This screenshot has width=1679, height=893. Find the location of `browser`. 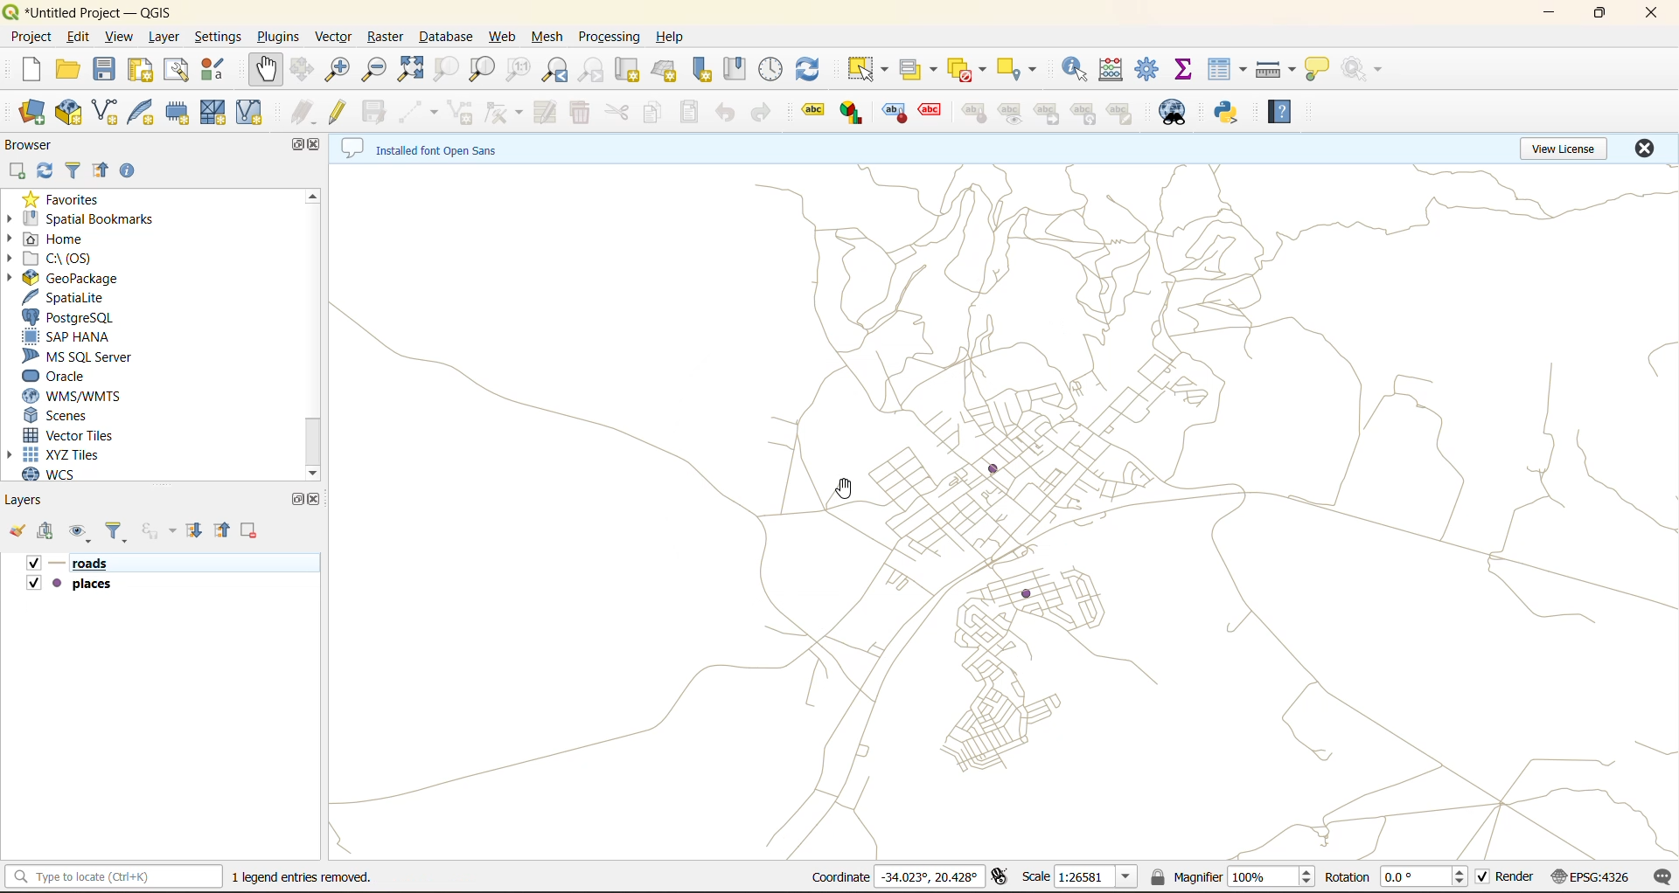

browser is located at coordinates (37, 145).